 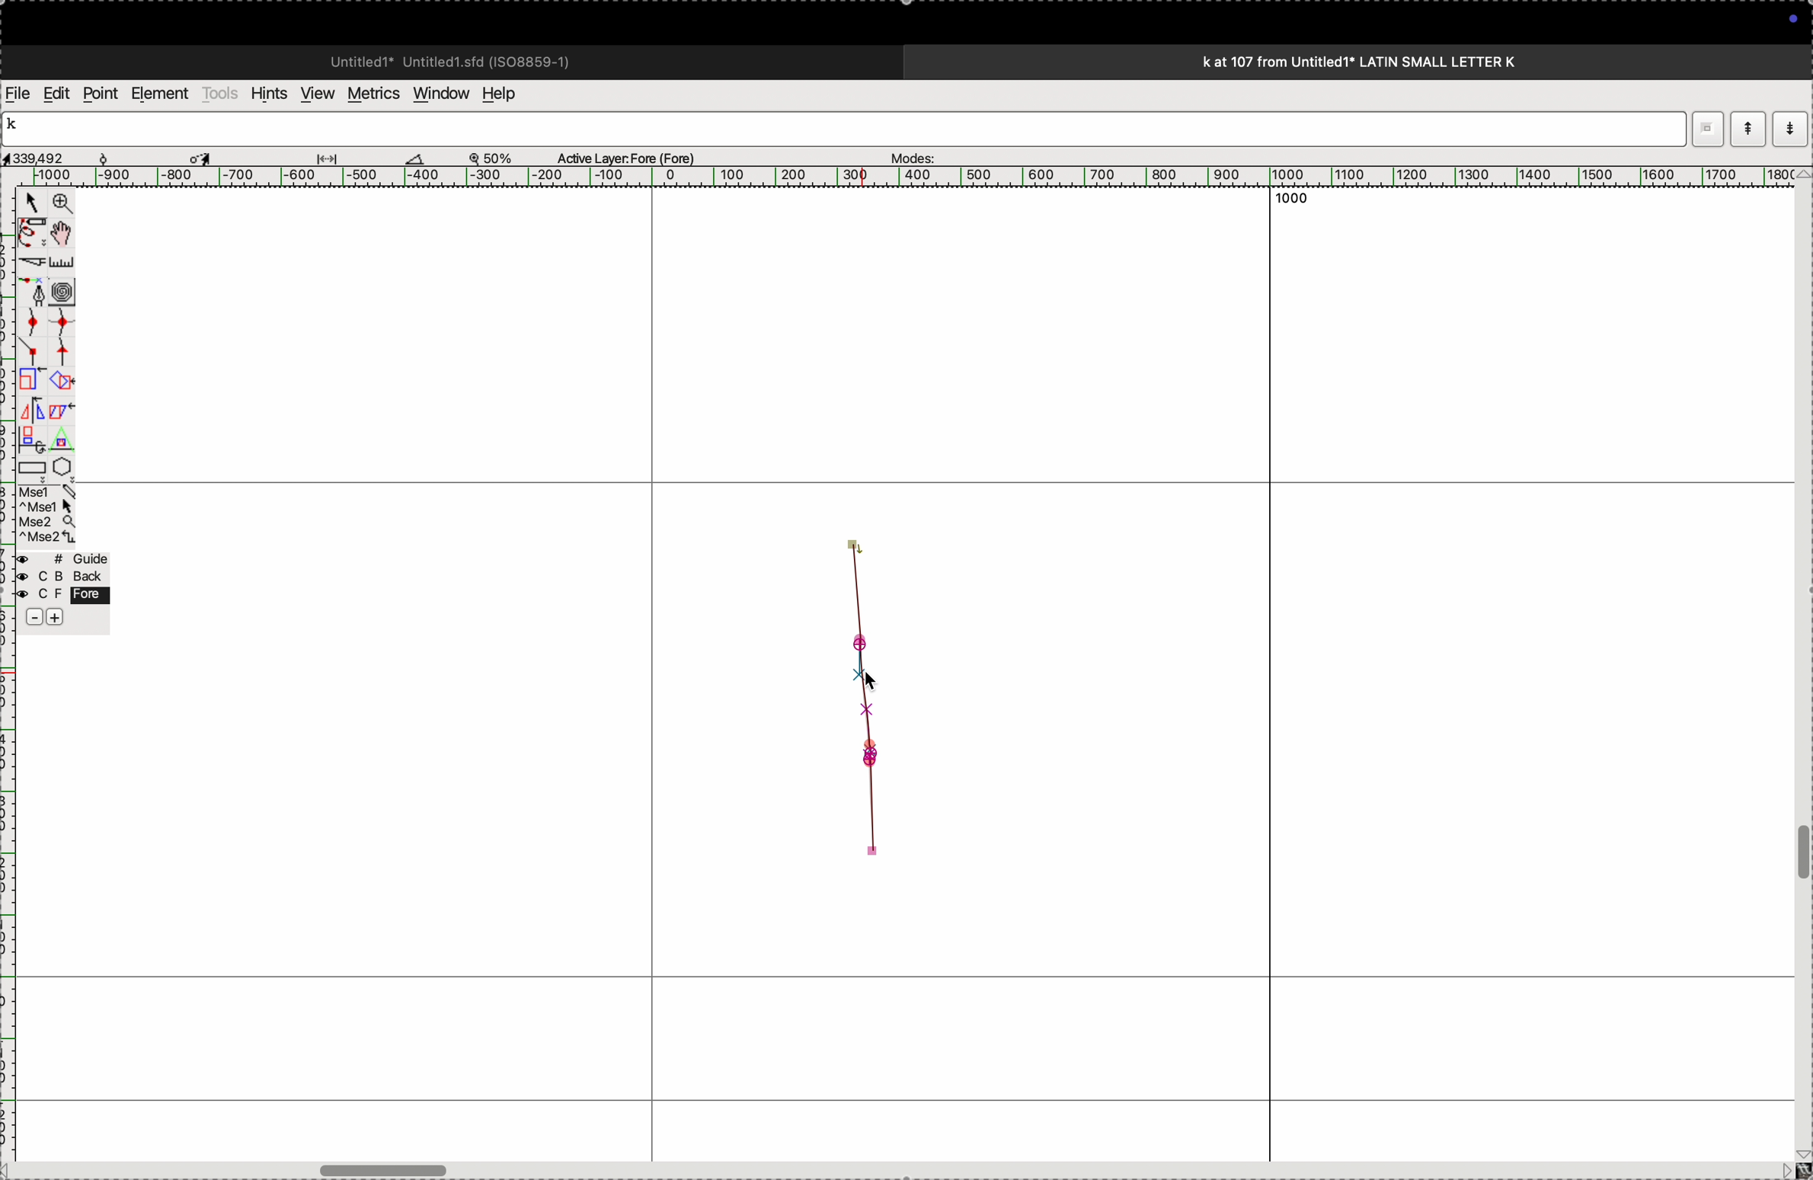 I want to click on ., so click(x=1788, y=128).